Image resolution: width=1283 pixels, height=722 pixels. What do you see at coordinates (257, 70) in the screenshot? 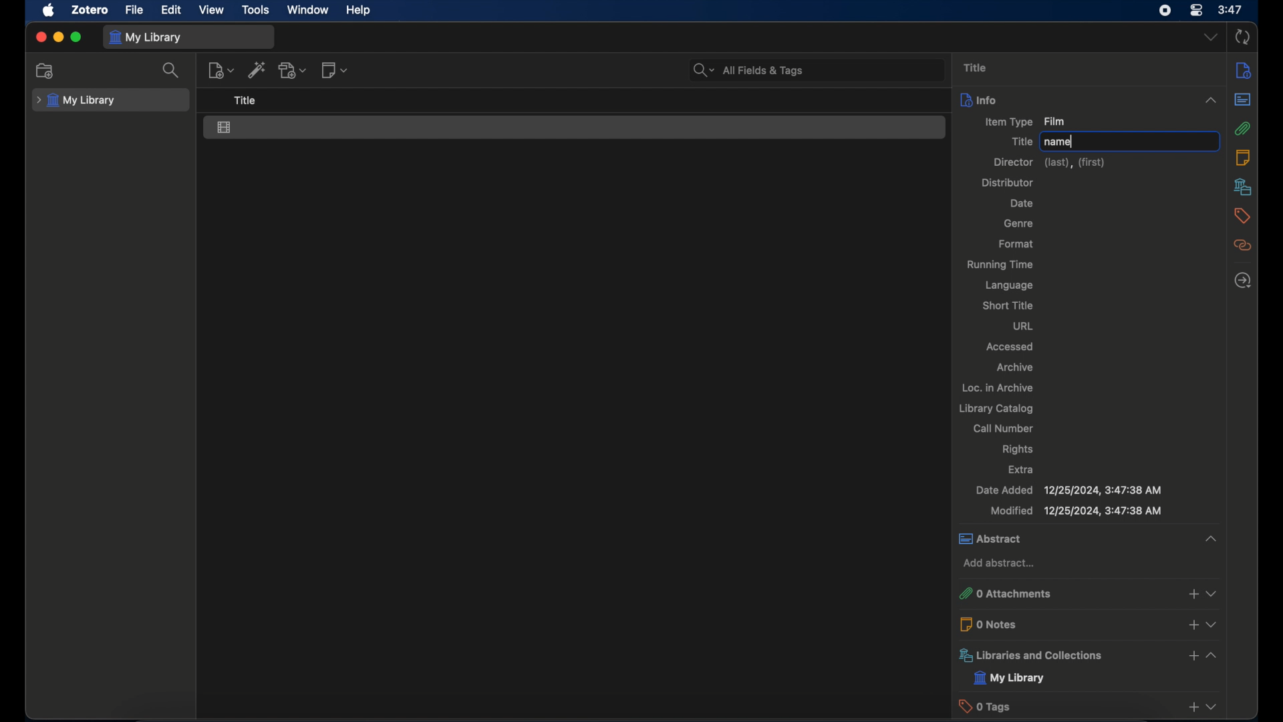
I see `add item by identifier` at bounding box center [257, 70].